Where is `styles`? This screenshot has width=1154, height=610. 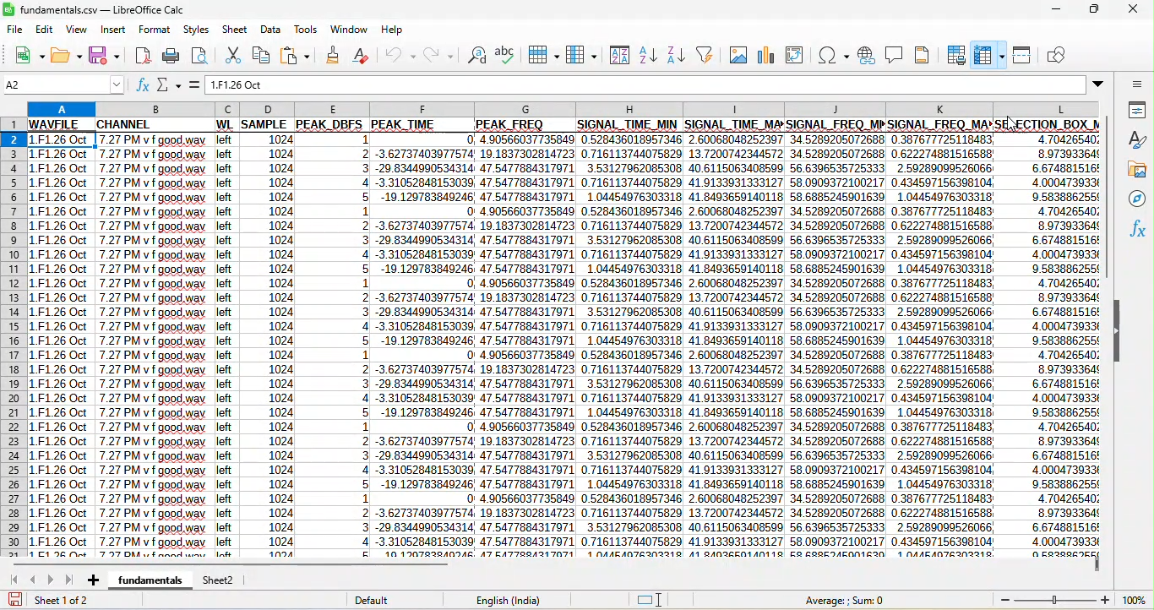
styles is located at coordinates (1135, 140).